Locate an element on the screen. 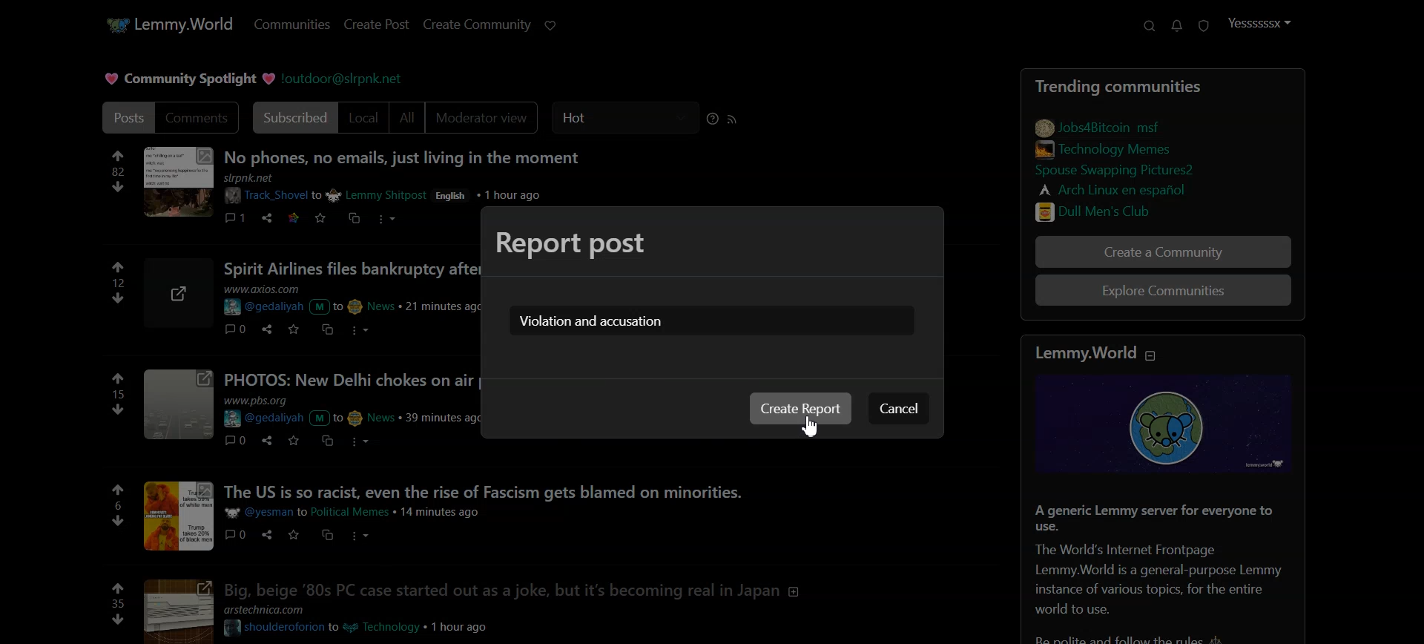  Search is located at coordinates (1149, 26).